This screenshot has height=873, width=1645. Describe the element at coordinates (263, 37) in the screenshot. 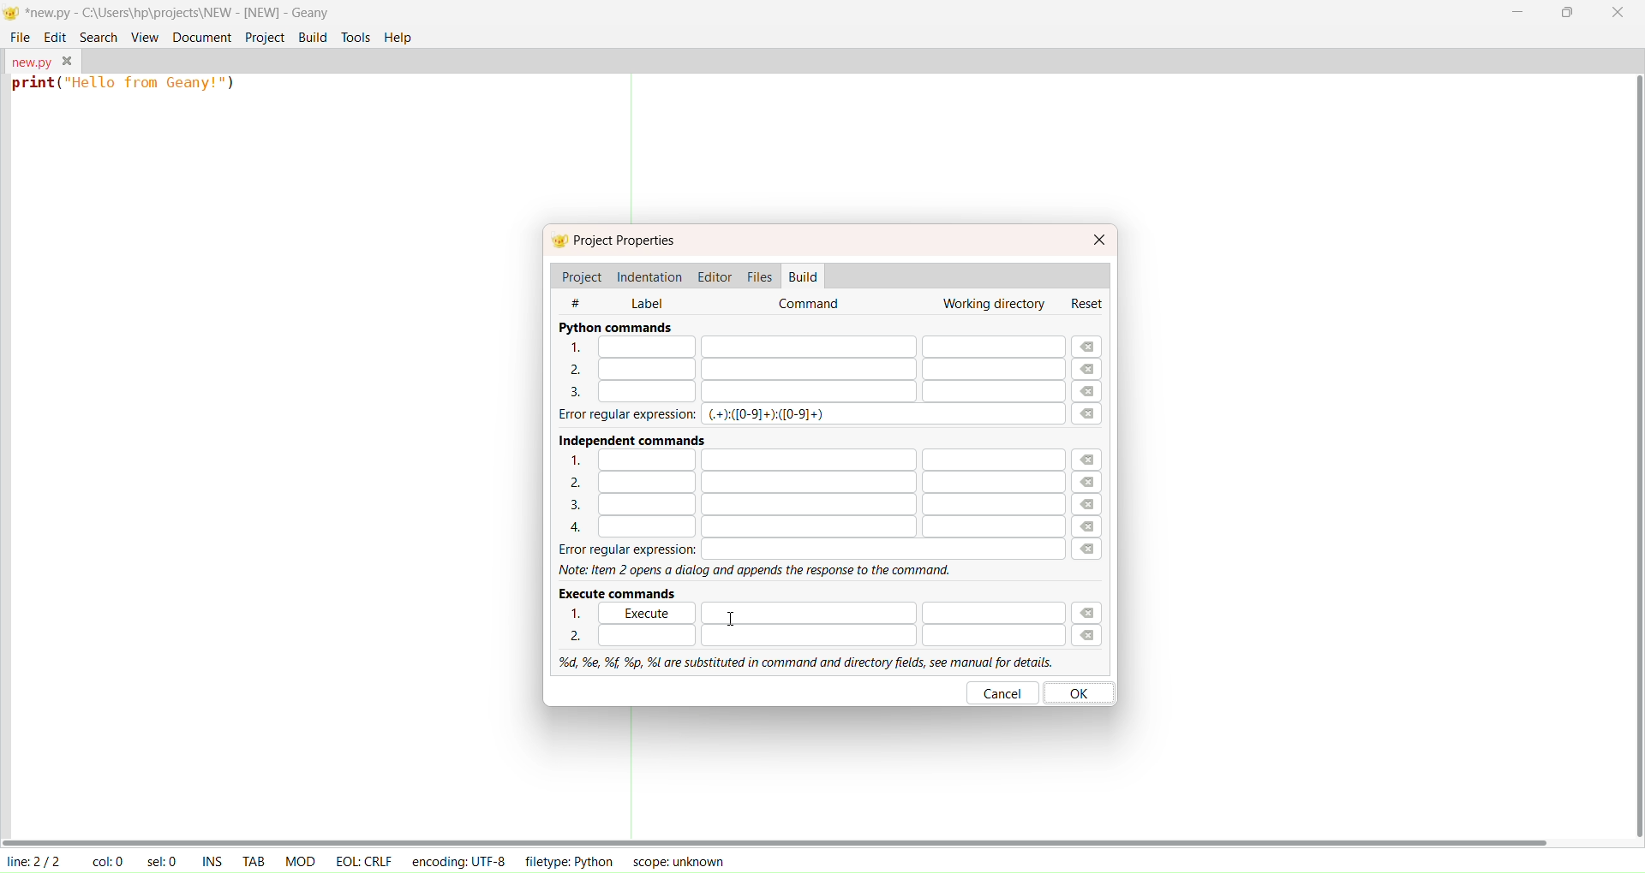

I see `project` at that location.